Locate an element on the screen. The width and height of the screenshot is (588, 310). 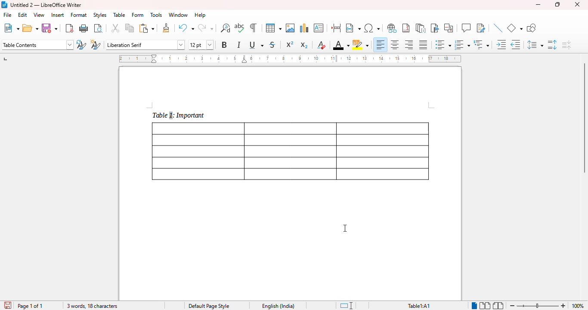
insert cross-reference is located at coordinates (449, 28).